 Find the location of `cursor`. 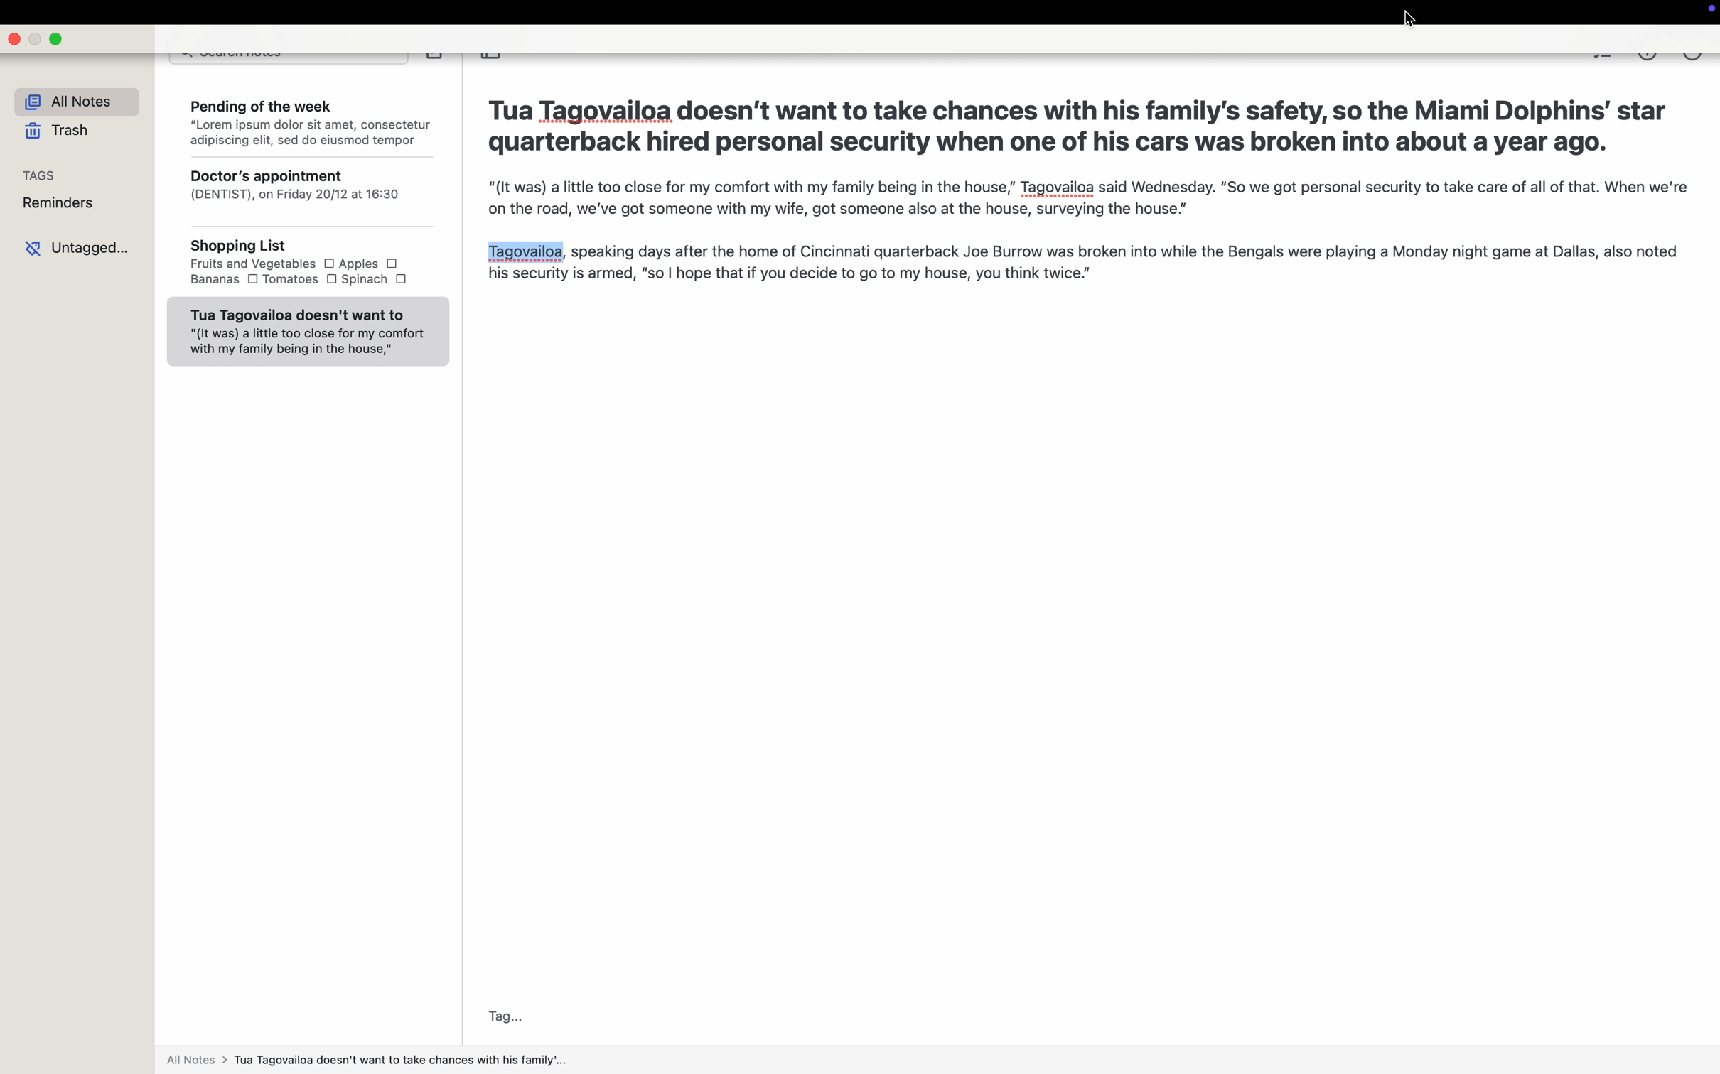

cursor is located at coordinates (1409, 21).